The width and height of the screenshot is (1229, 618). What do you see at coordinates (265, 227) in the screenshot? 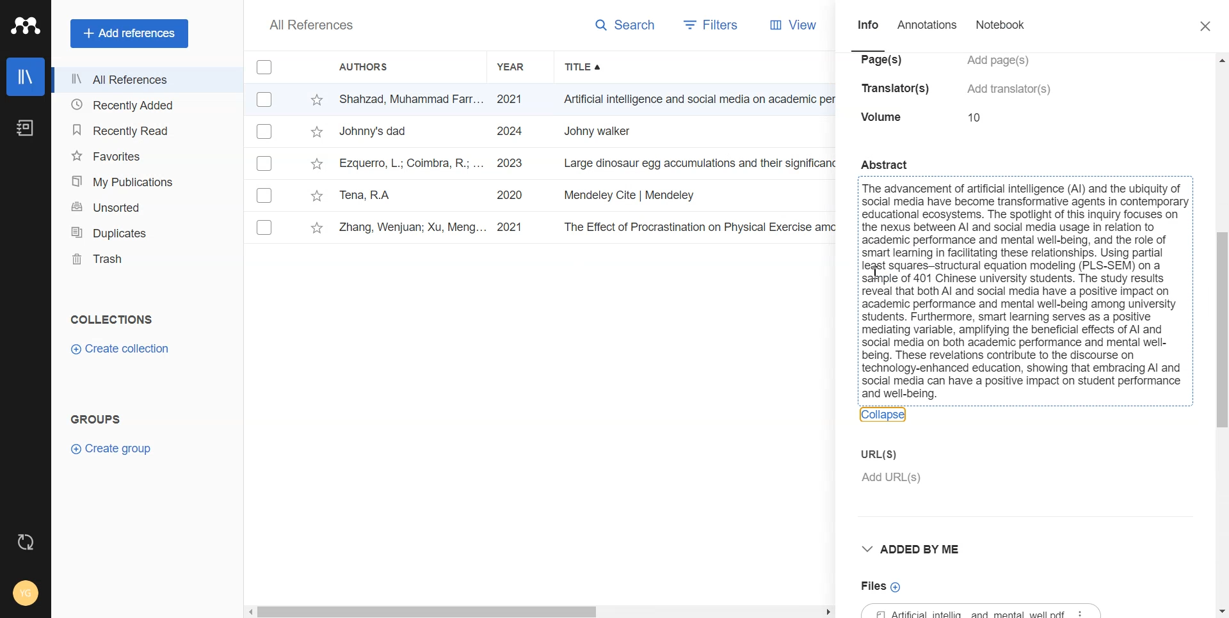
I see `Checkmarks` at bounding box center [265, 227].